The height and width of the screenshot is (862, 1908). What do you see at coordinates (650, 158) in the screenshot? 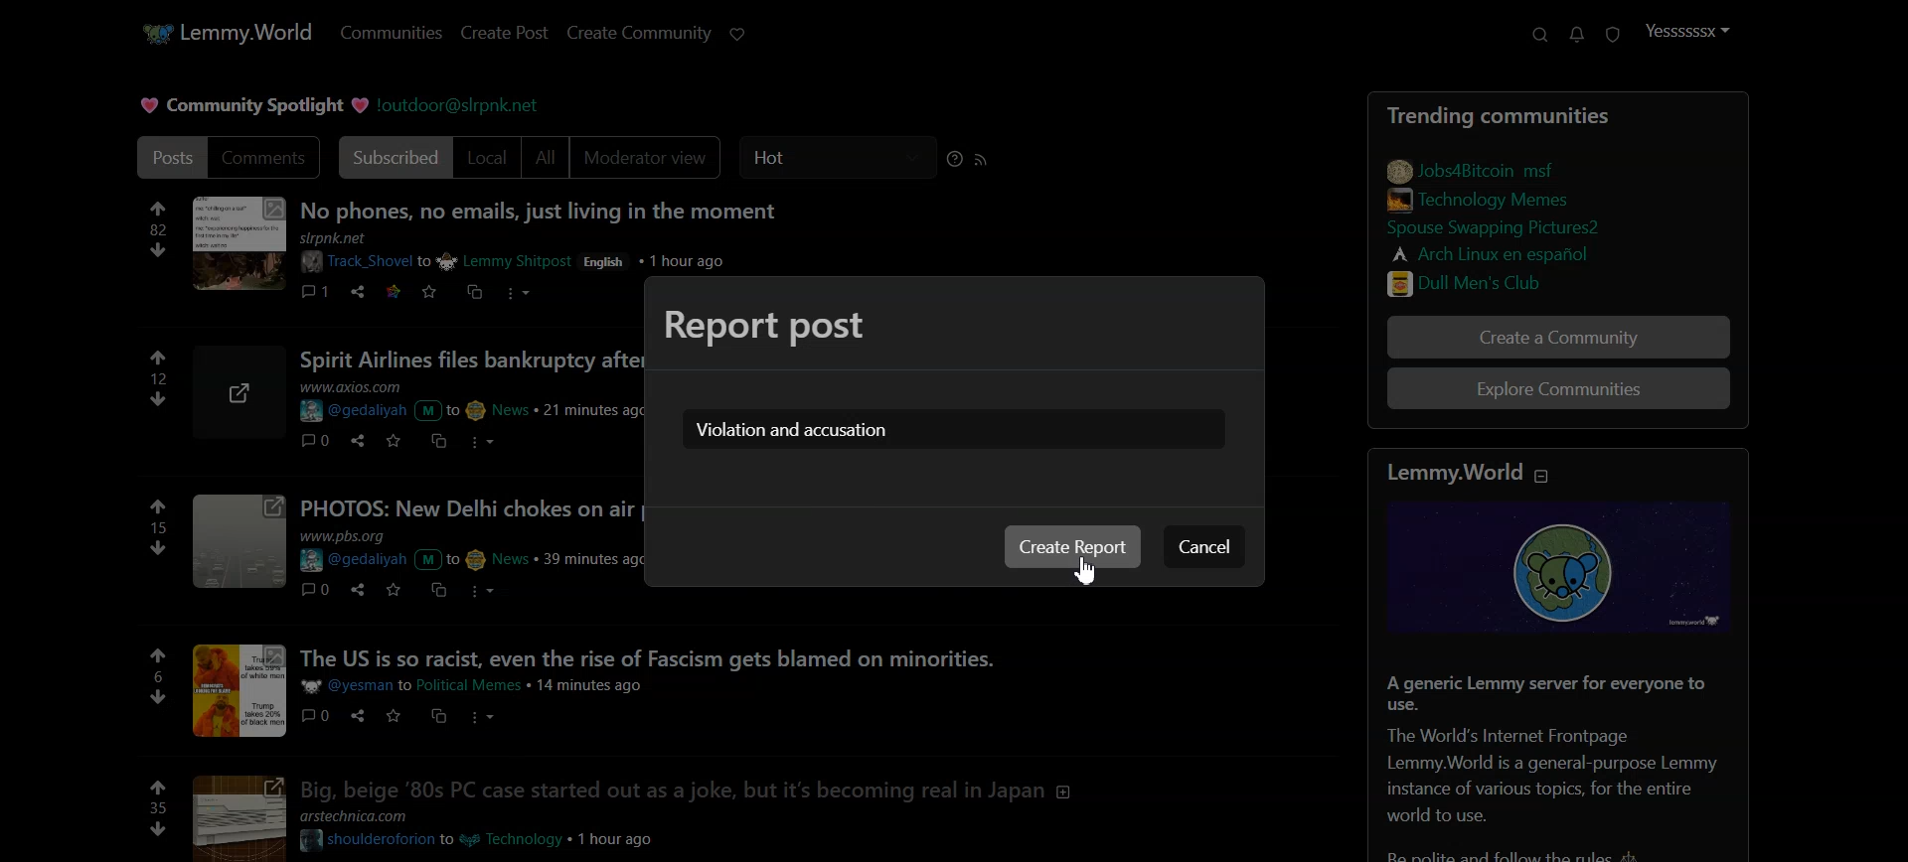
I see `Moderator View` at bounding box center [650, 158].